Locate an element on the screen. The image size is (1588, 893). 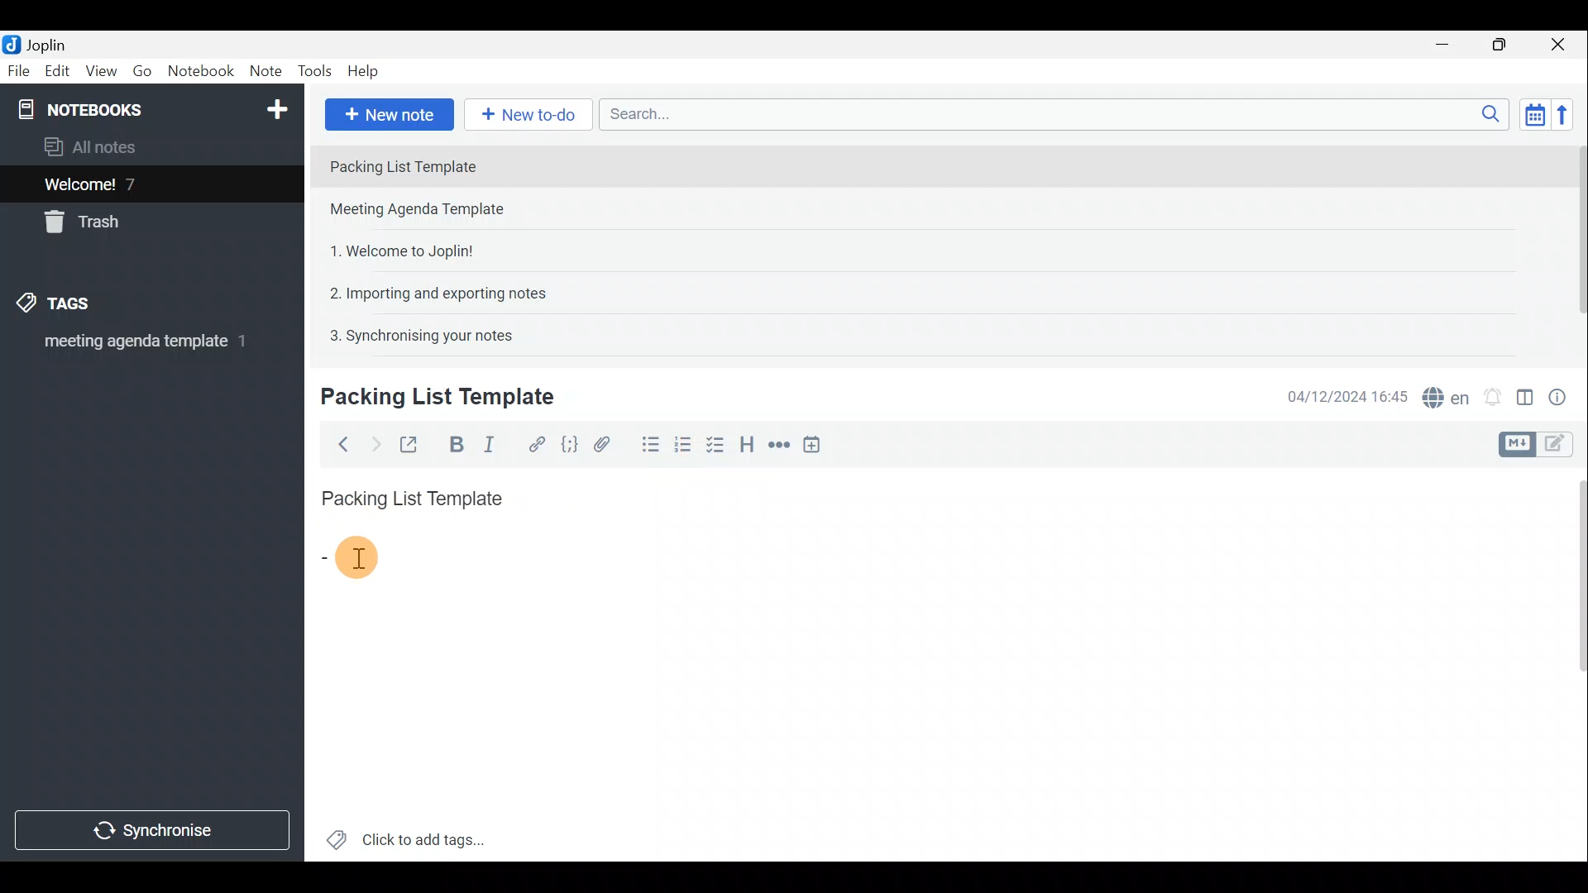
Back is located at coordinates (340, 444).